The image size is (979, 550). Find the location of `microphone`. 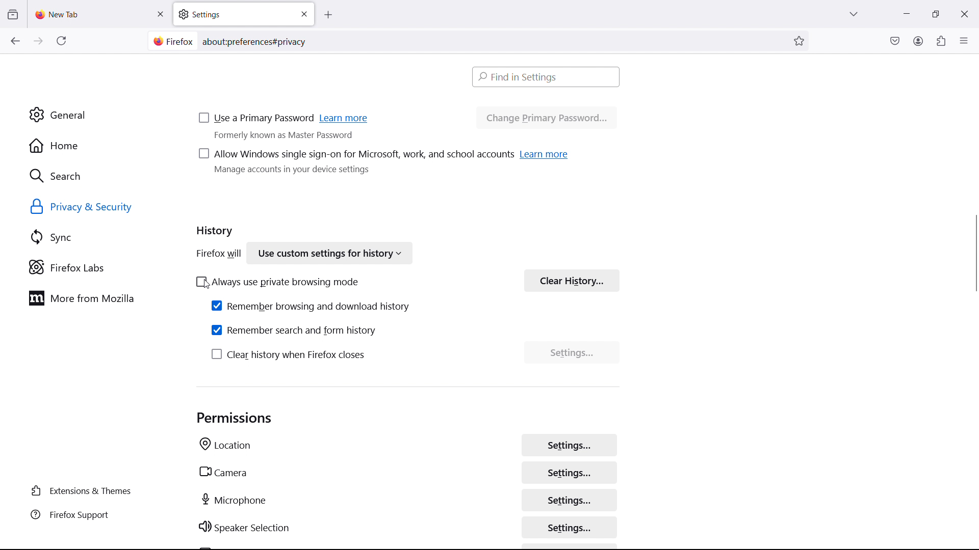

microphone is located at coordinates (235, 500).